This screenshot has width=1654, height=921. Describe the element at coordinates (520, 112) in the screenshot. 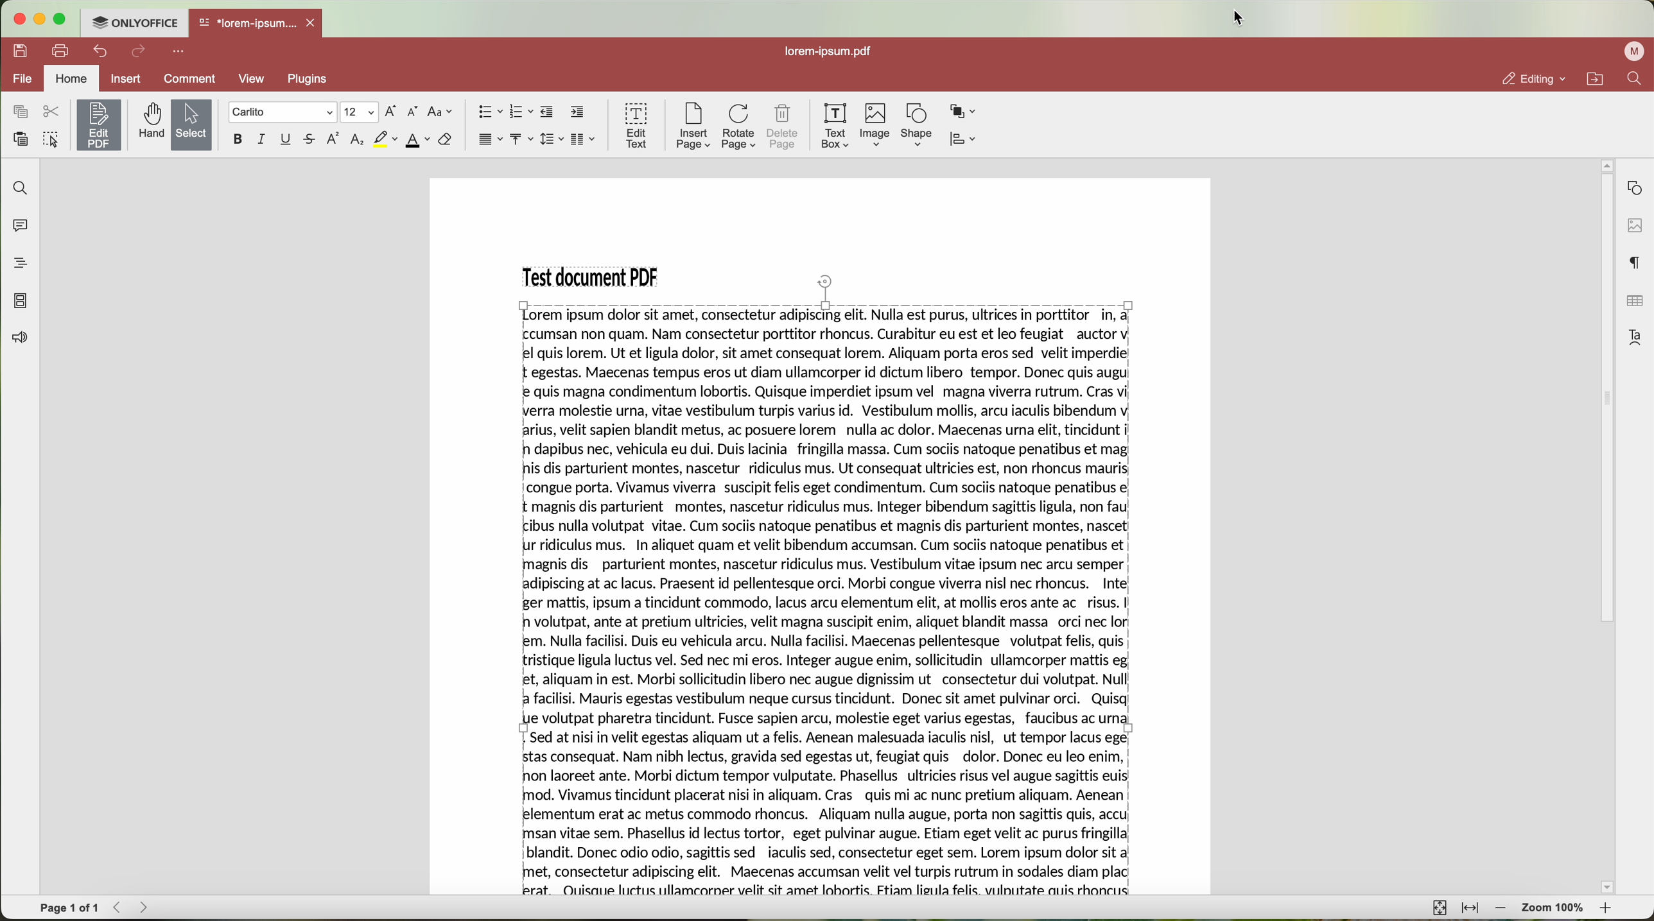

I see `numbered list` at that location.